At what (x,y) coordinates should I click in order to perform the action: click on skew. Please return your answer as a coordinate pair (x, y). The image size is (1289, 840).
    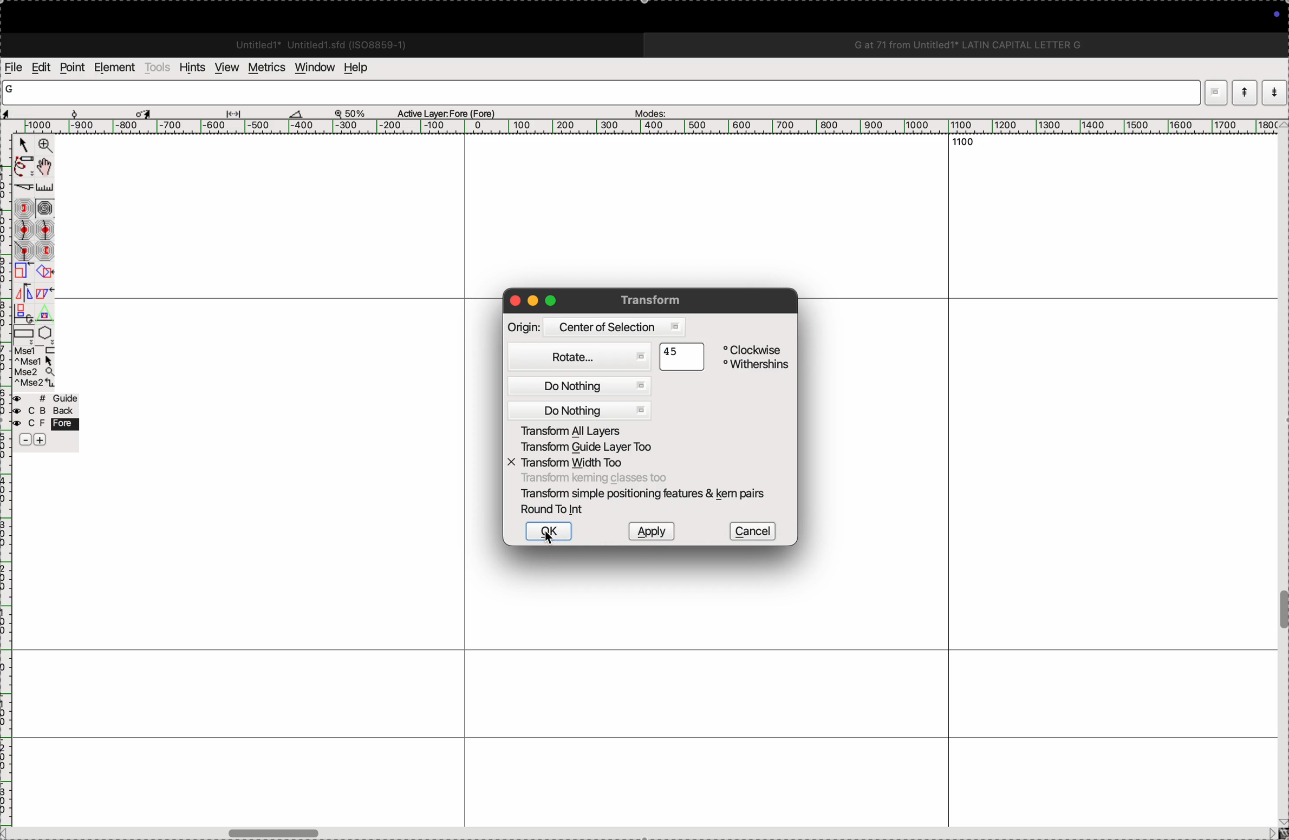
    Looking at the image, I should click on (44, 293).